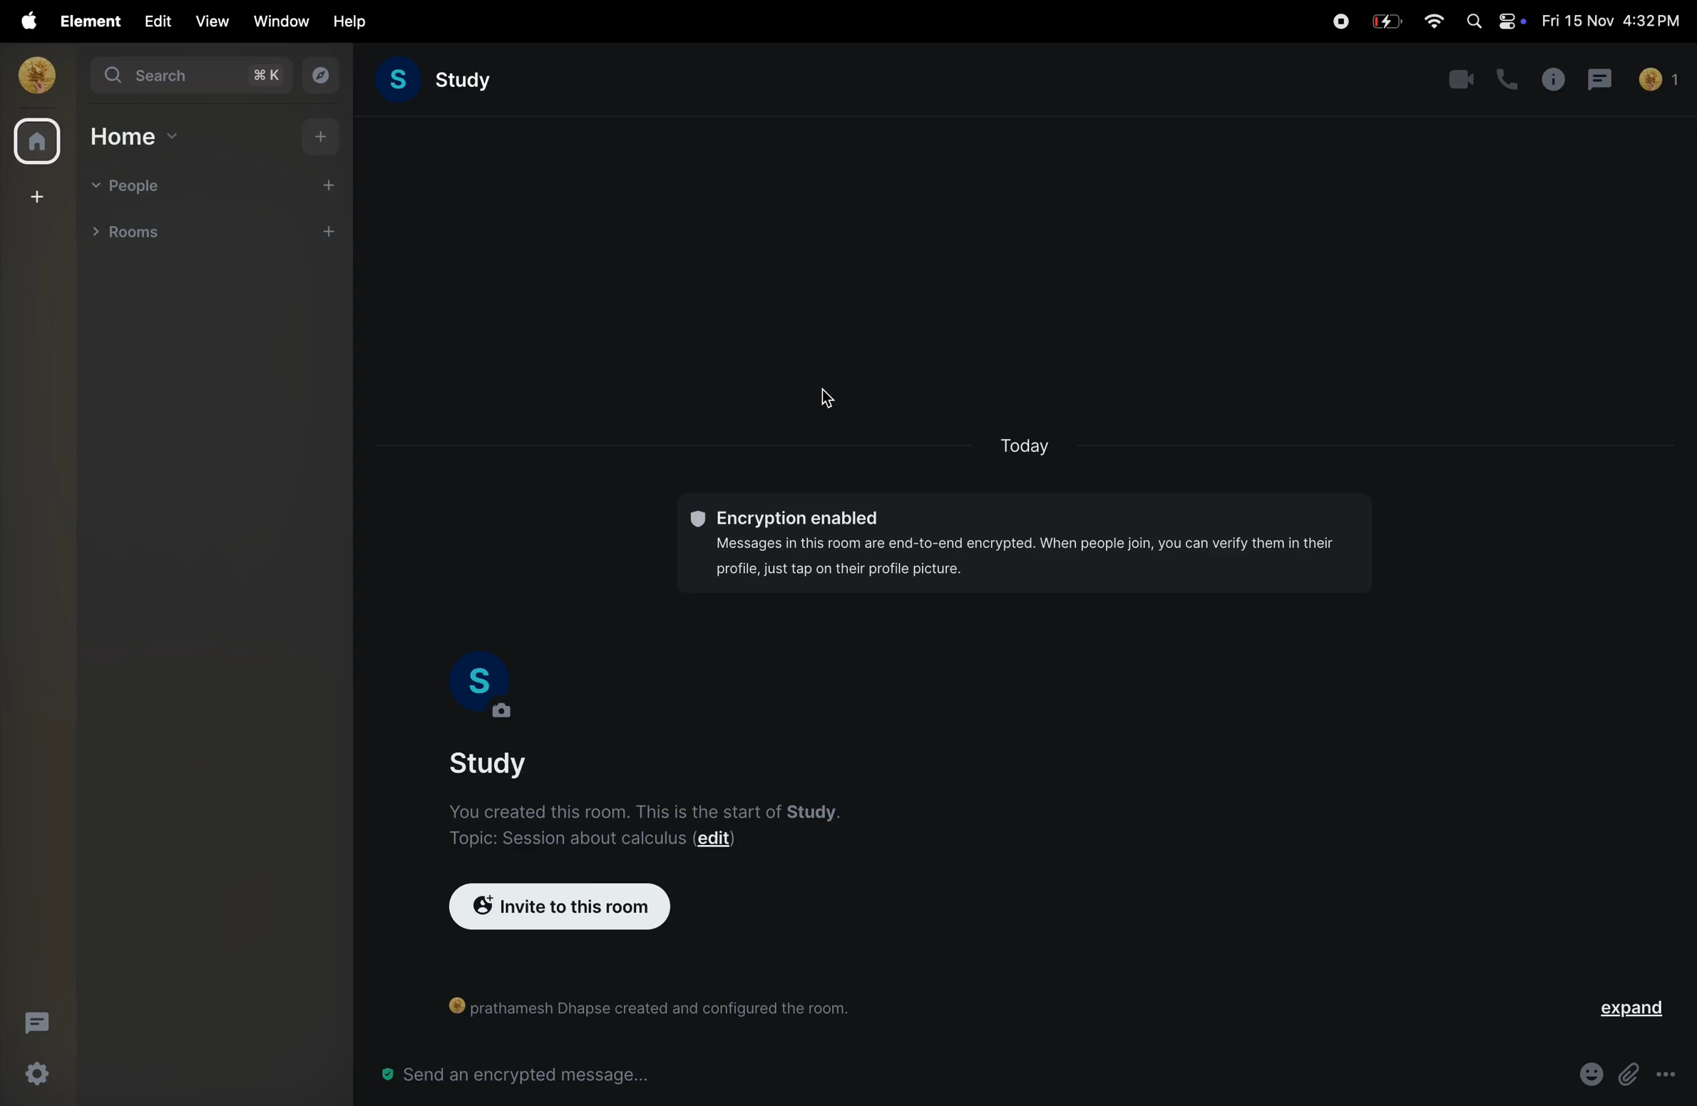  What do you see at coordinates (1388, 20) in the screenshot?
I see `battery` at bounding box center [1388, 20].